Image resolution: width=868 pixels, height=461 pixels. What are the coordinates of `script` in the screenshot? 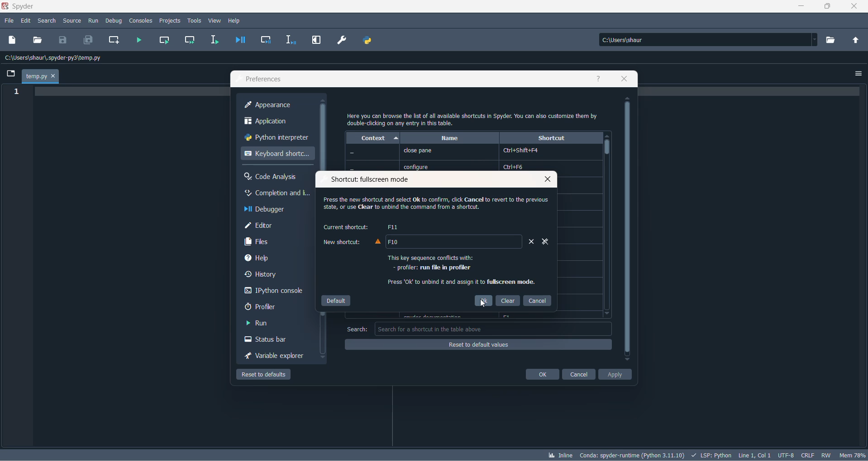 It's located at (711, 454).